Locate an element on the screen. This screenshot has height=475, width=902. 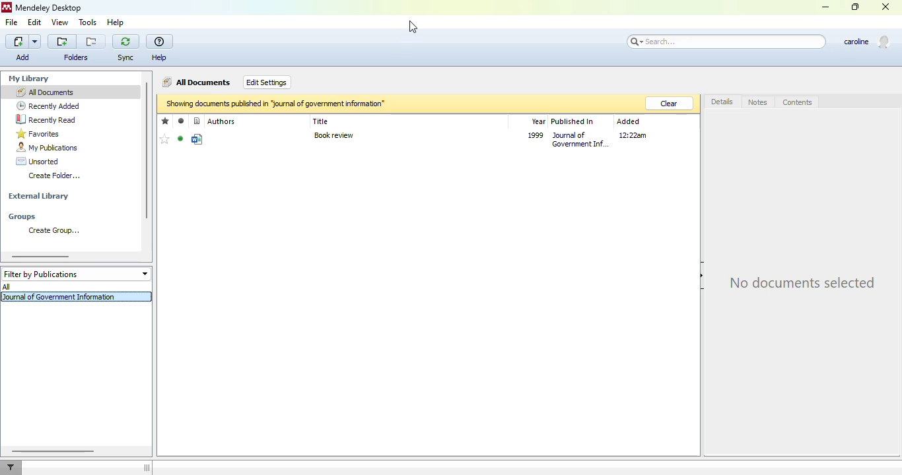
view is located at coordinates (61, 22).